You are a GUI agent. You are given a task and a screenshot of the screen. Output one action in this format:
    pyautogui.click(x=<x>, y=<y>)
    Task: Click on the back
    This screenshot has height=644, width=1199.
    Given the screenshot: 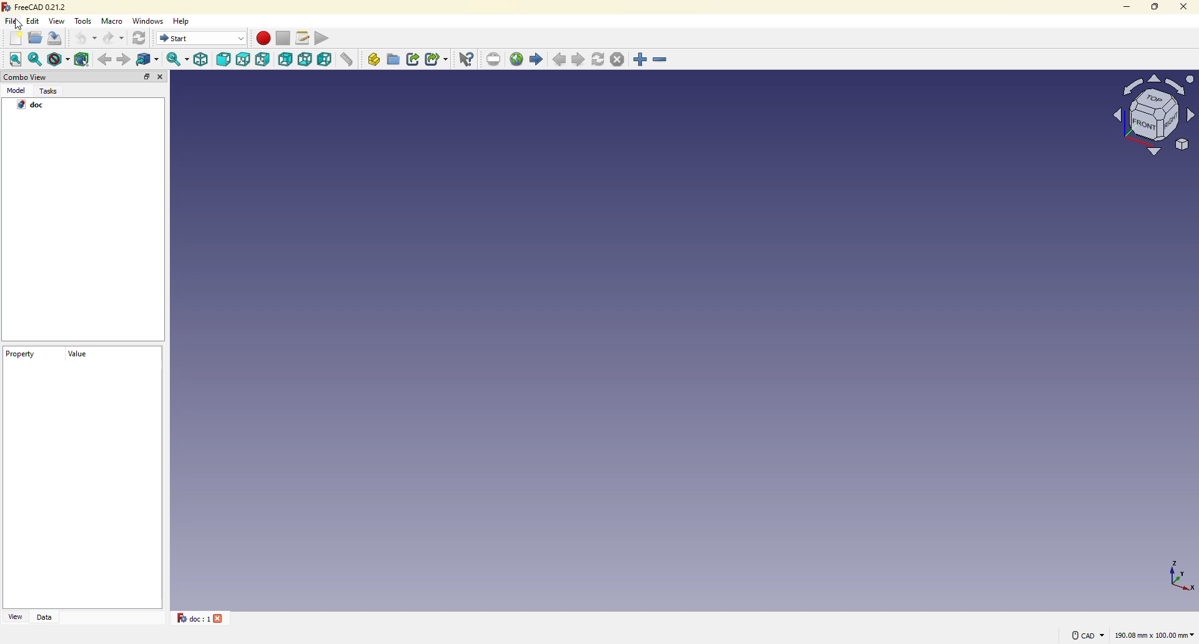 What is the action you would take?
    pyautogui.click(x=103, y=59)
    